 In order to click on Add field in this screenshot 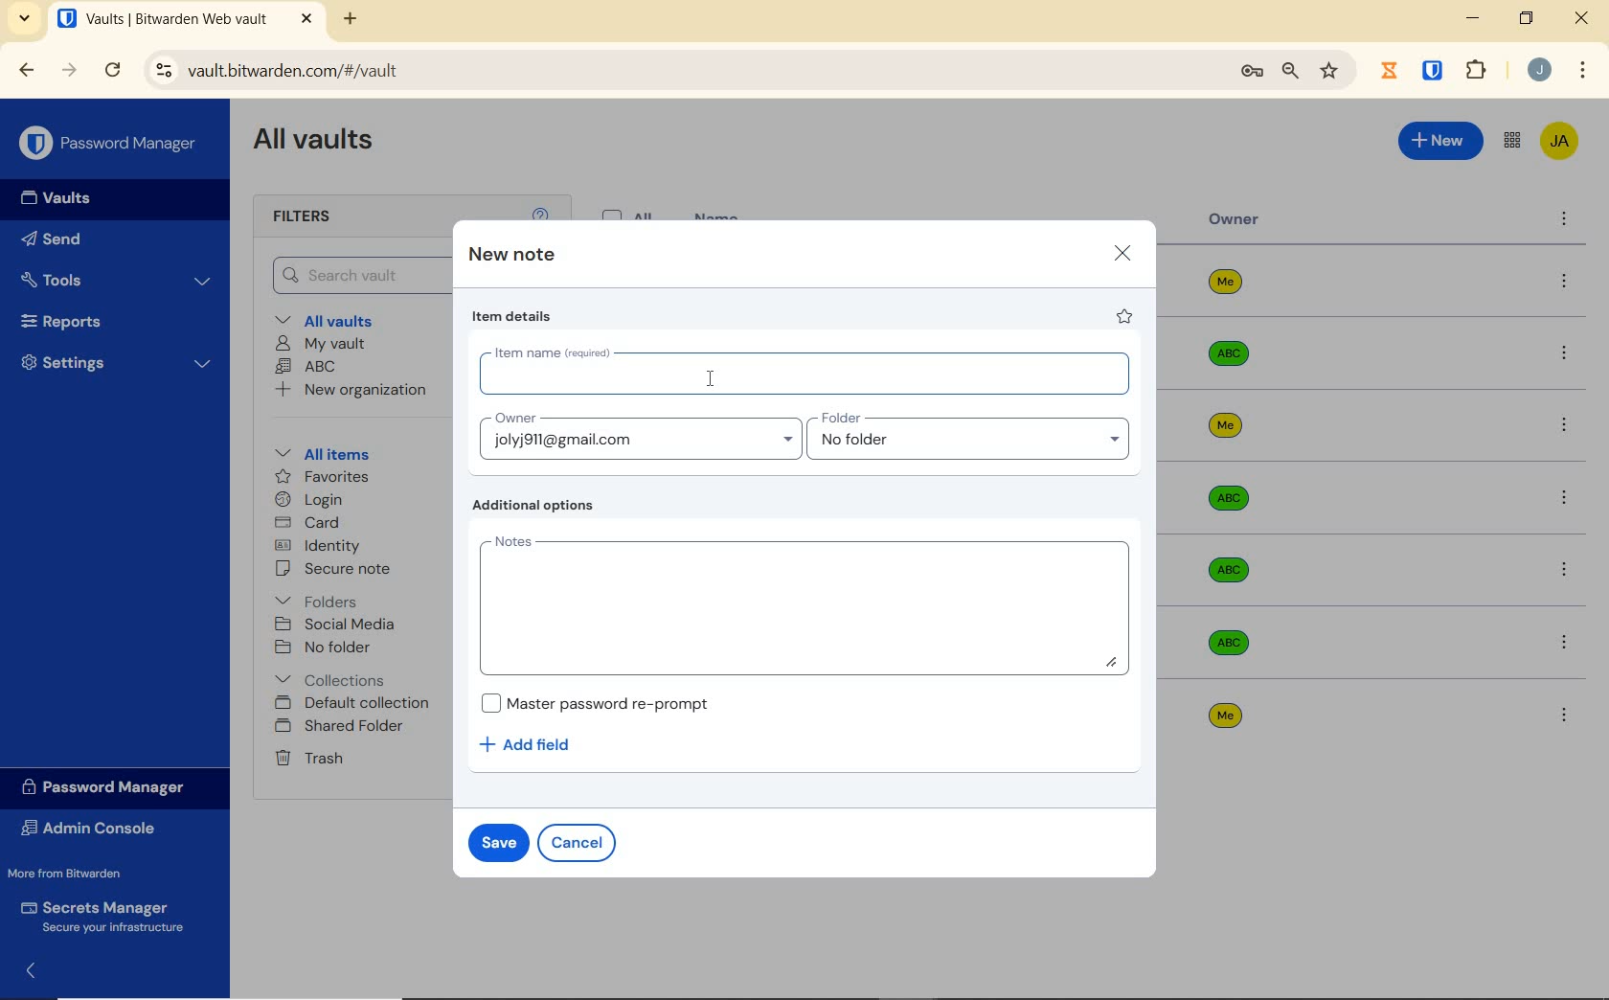, I will do `click(534, 744)`.